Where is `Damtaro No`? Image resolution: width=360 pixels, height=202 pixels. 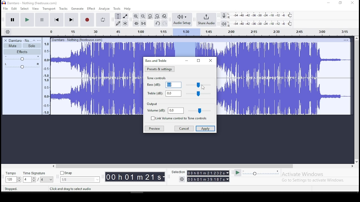
Damtaro No is located at coordinates (20, 40).